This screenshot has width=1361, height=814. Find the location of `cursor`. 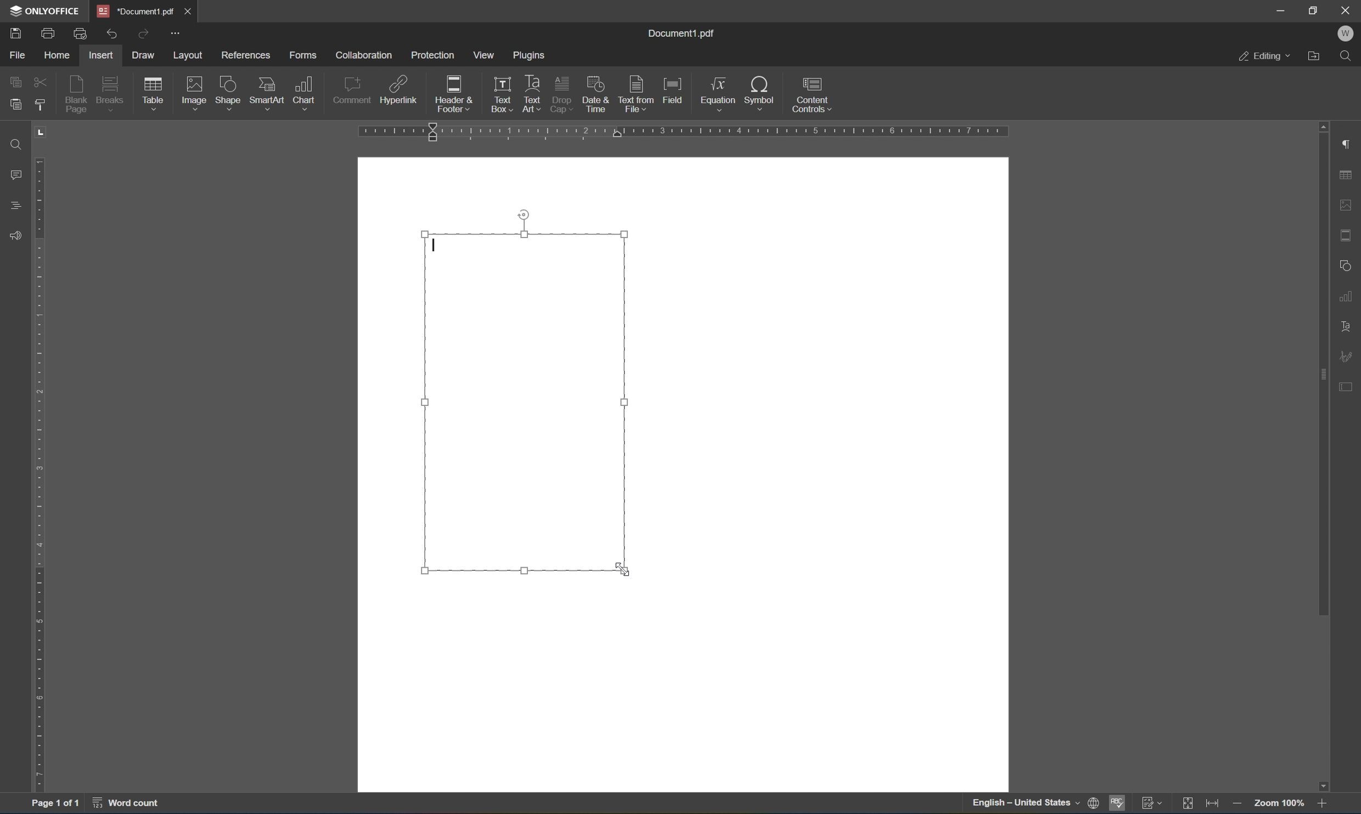

cursor is located at coordinates (435, 245).